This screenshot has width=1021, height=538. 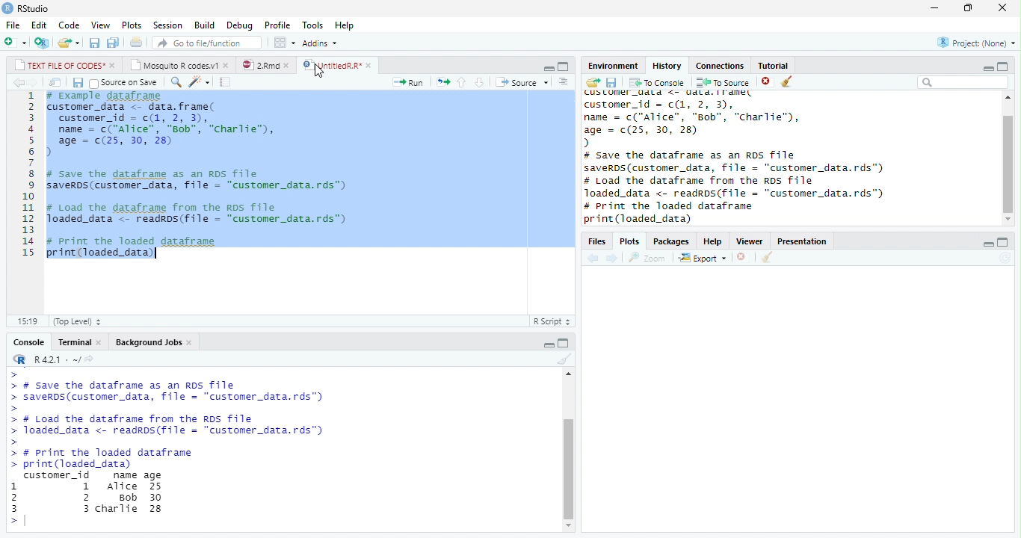 I want to click on Project(None), so click(x=977, y=43).